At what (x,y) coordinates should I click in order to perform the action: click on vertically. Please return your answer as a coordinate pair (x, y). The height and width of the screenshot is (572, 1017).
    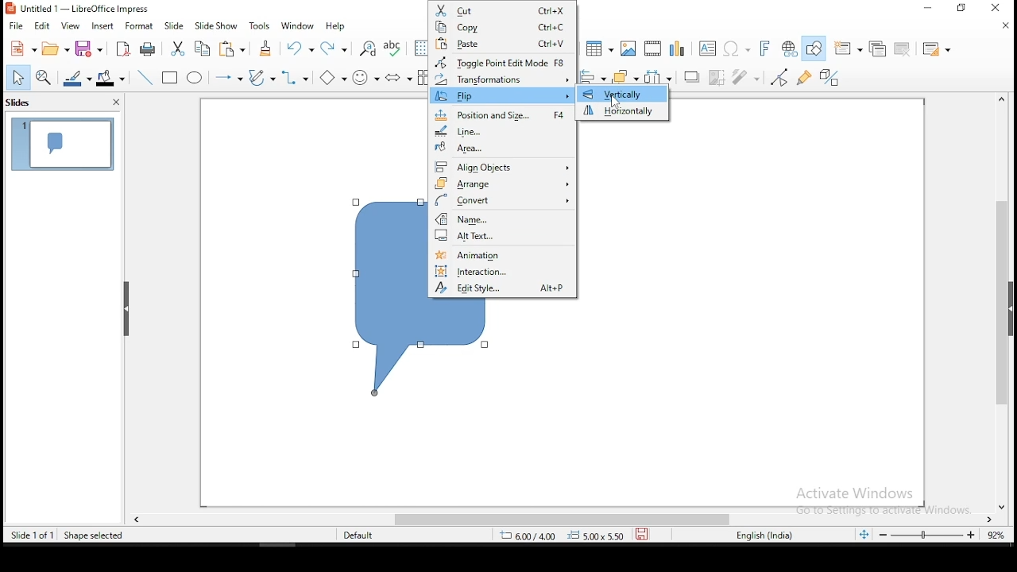
    Looking at the image, I should click on (622, 95).